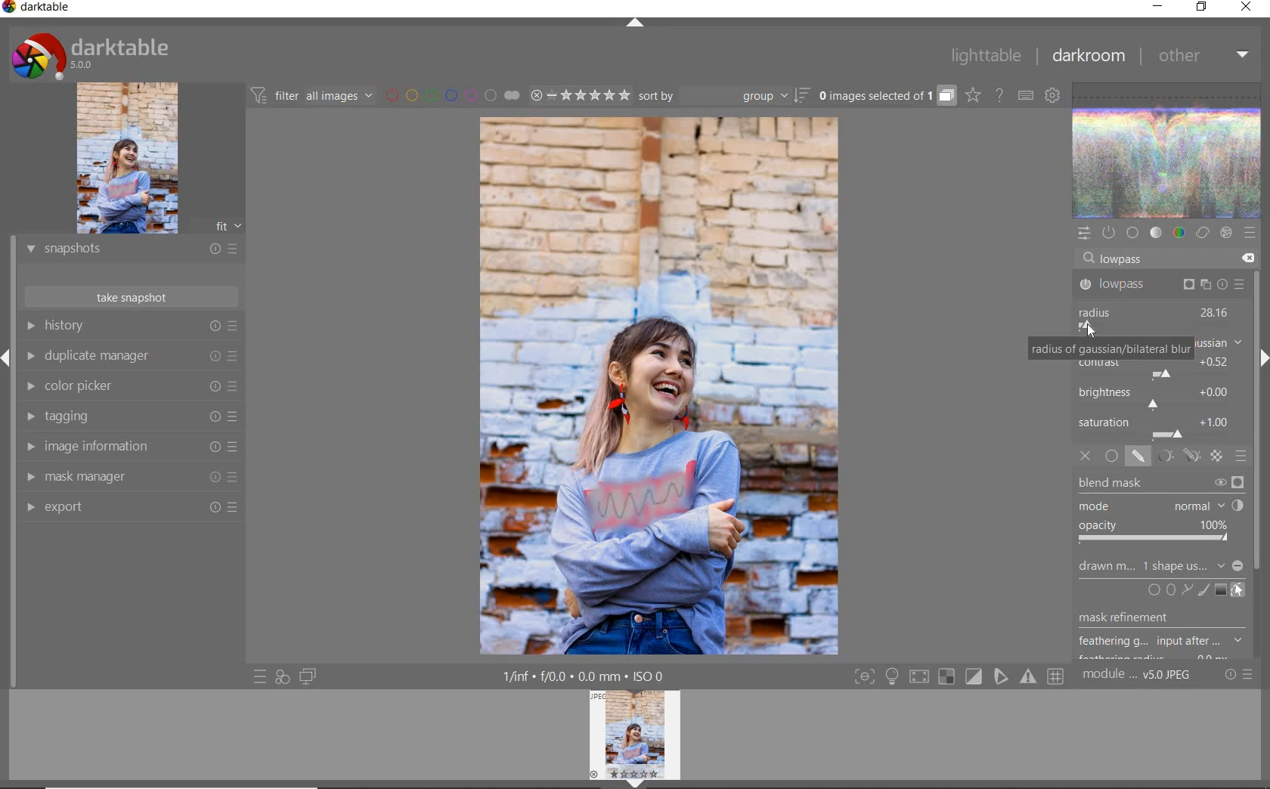  I want to click on image preview, so click(148, 157).